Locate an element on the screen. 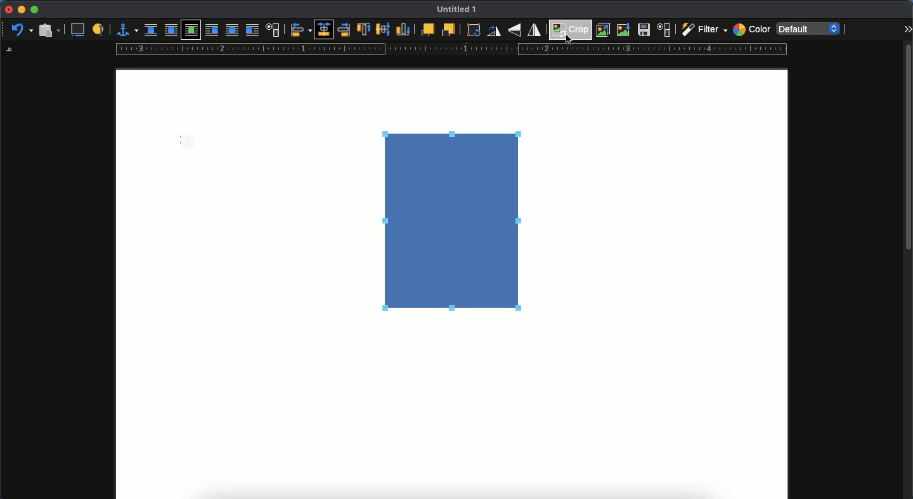  text wrap is located at coordinates (273, 31).